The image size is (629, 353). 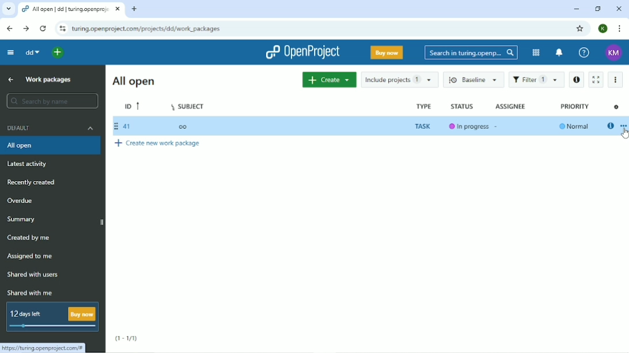 I want to click on Buy now, so click(x=387, y=52).